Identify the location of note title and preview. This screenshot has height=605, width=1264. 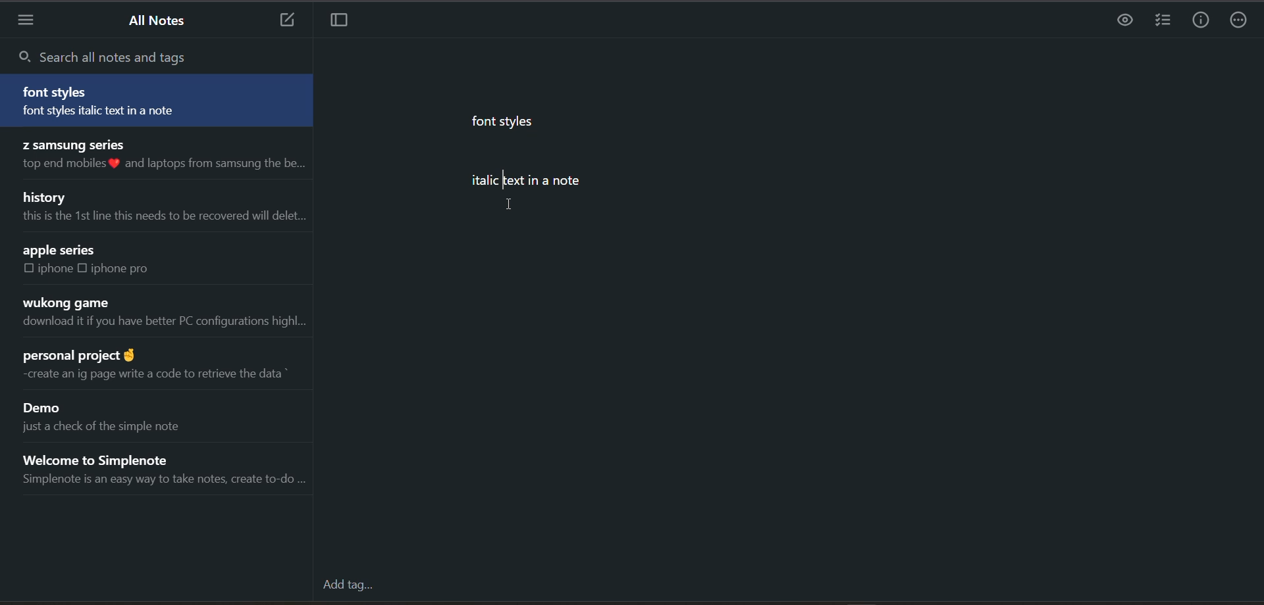
(117, 416).